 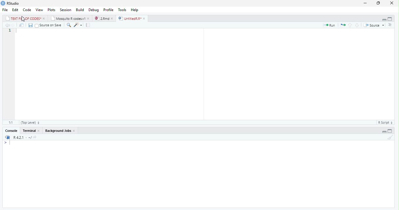 I want to click on Code editor, so click(x=110, y=74).